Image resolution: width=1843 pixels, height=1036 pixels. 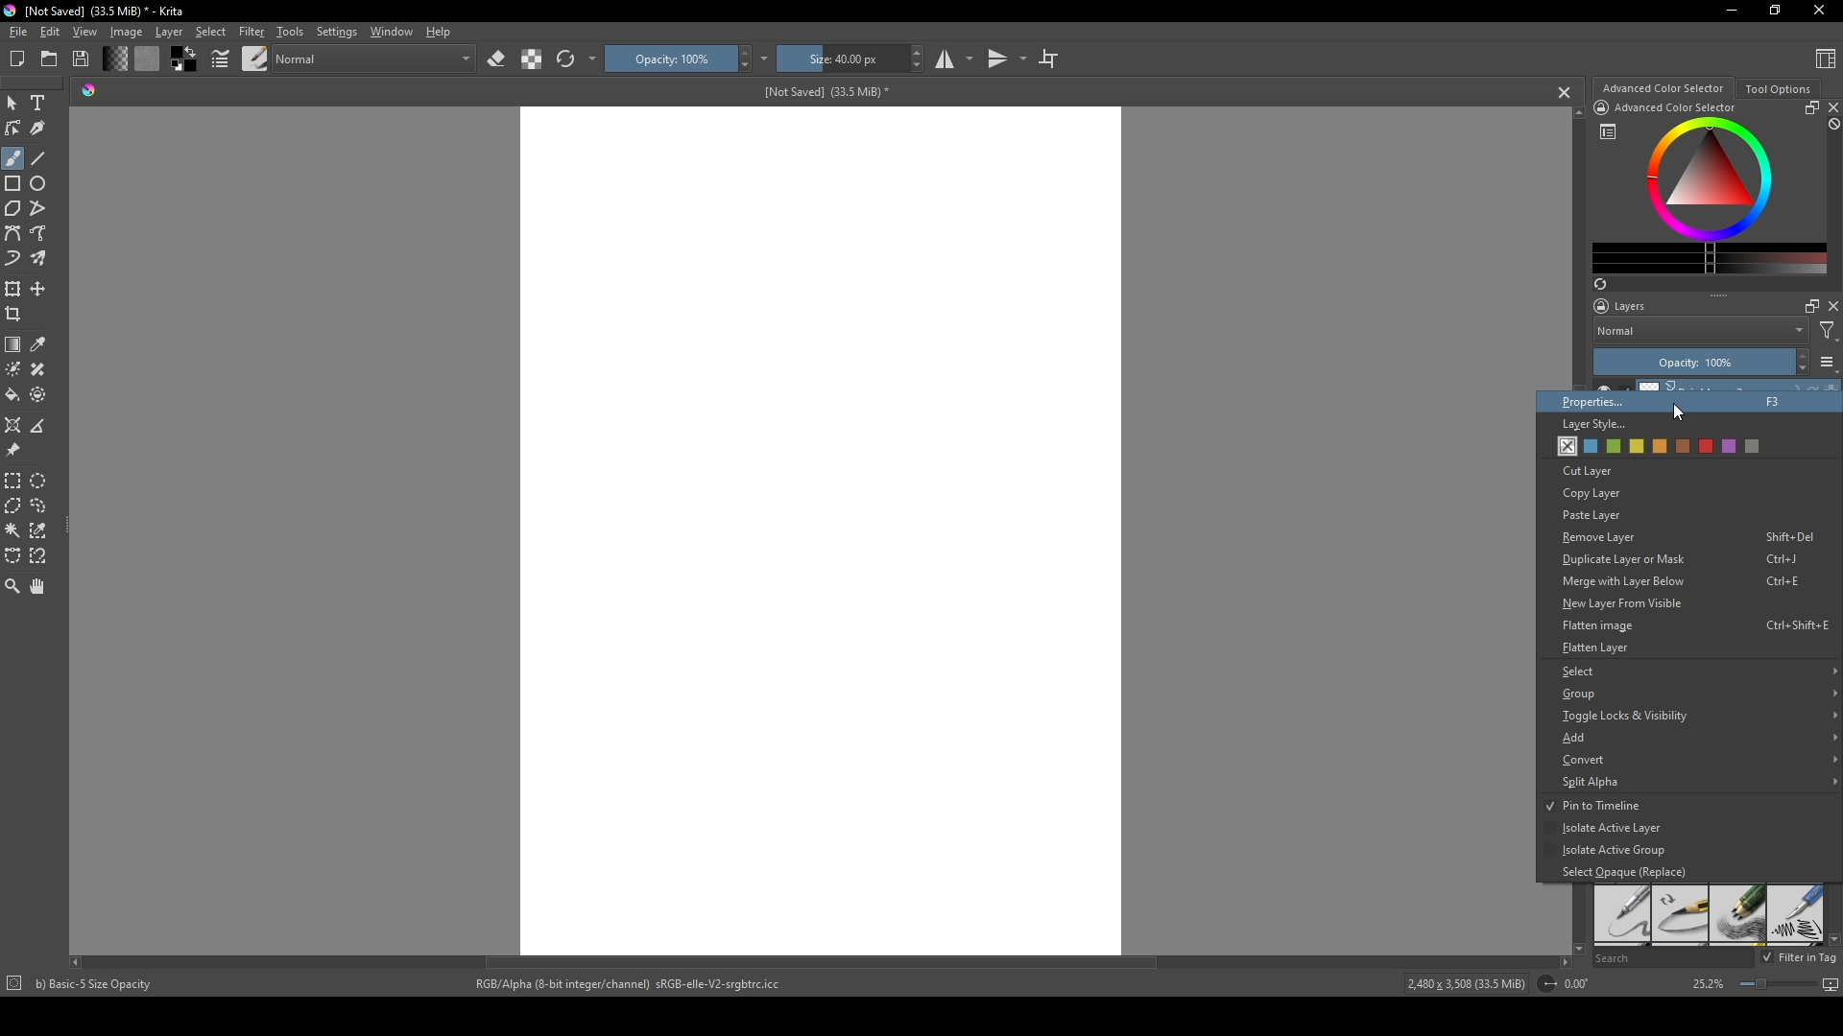 What do you see at coordinates (1575, 946) in the screenshot?
I see `scroll down` at bounding box center [1575, 946].